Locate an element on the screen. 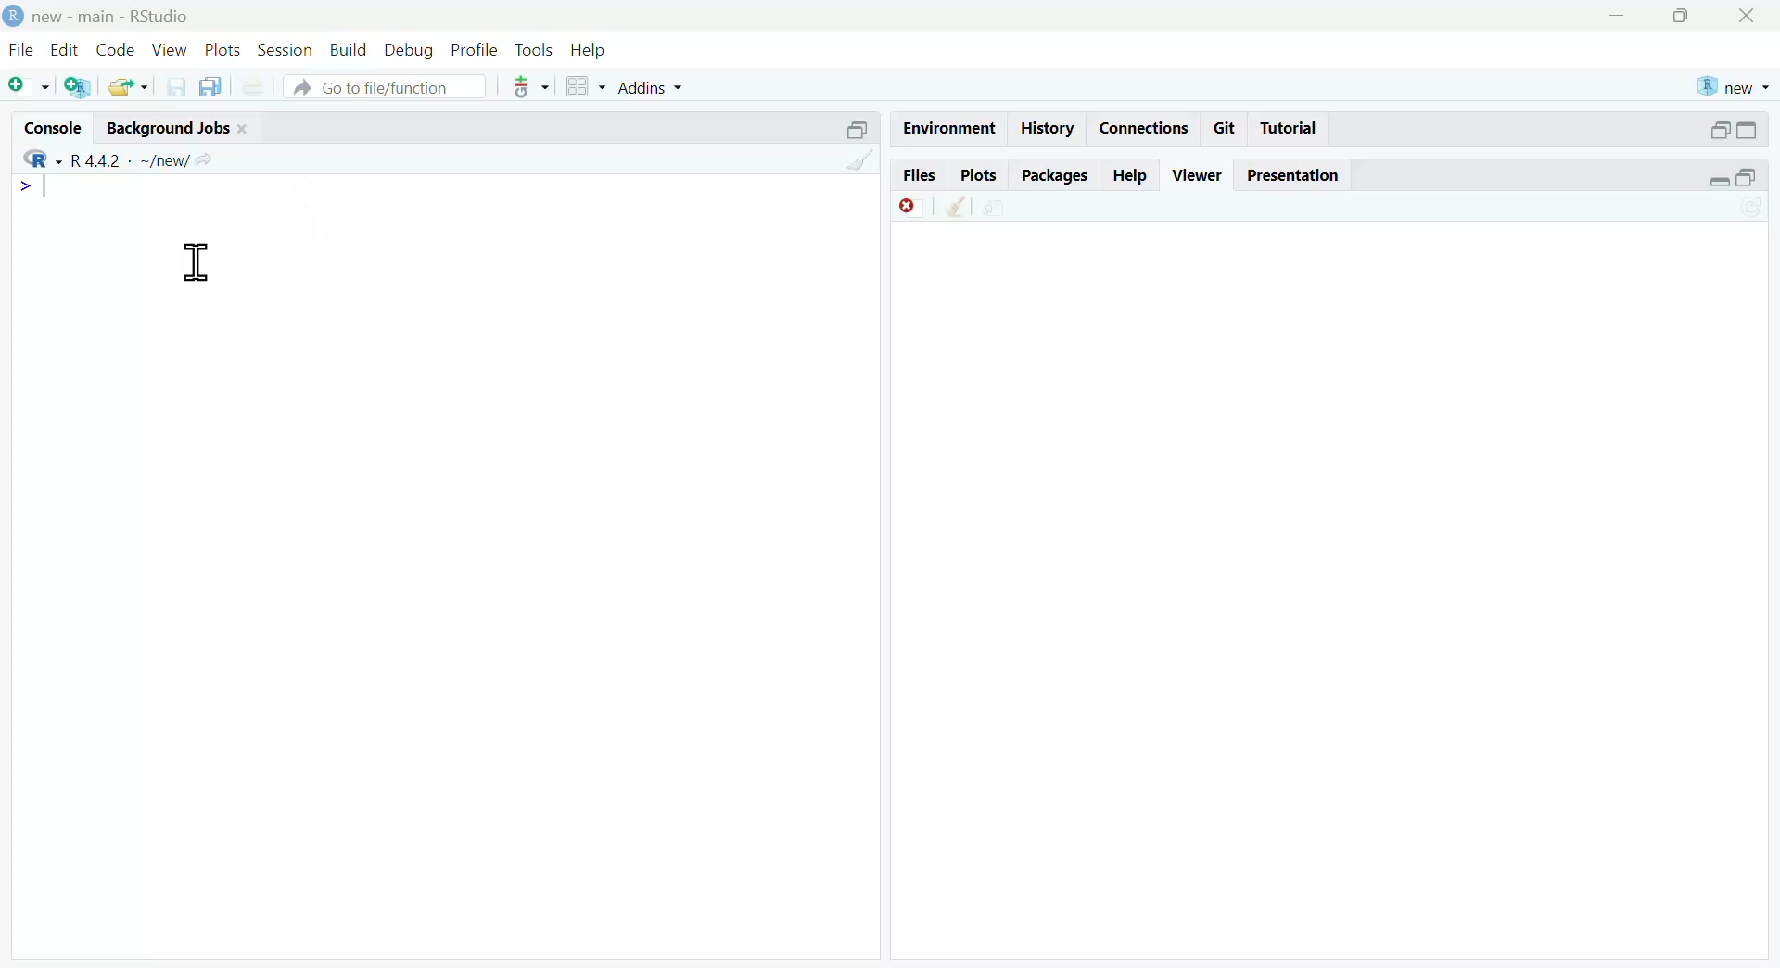 This screenshot has width=1780, height=968. minimize is located at coordinates (859, 125).